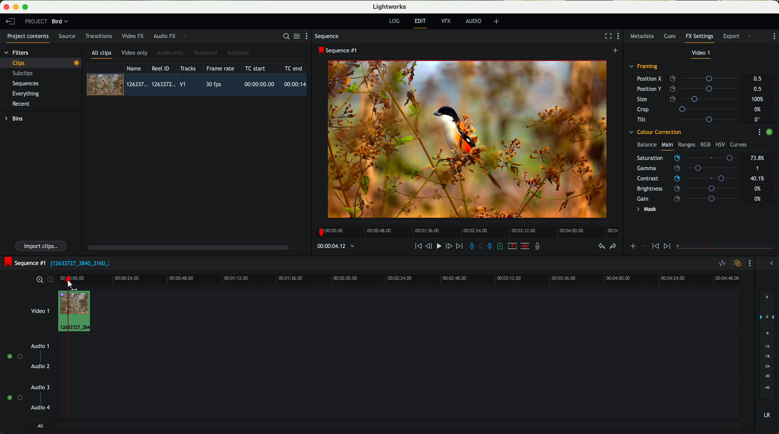 The width and height of the screenshot is (779, 434). What do you see at coordinates (199, 85) in the screenshot?
I see `click on video` at bounding box center [199, 85].